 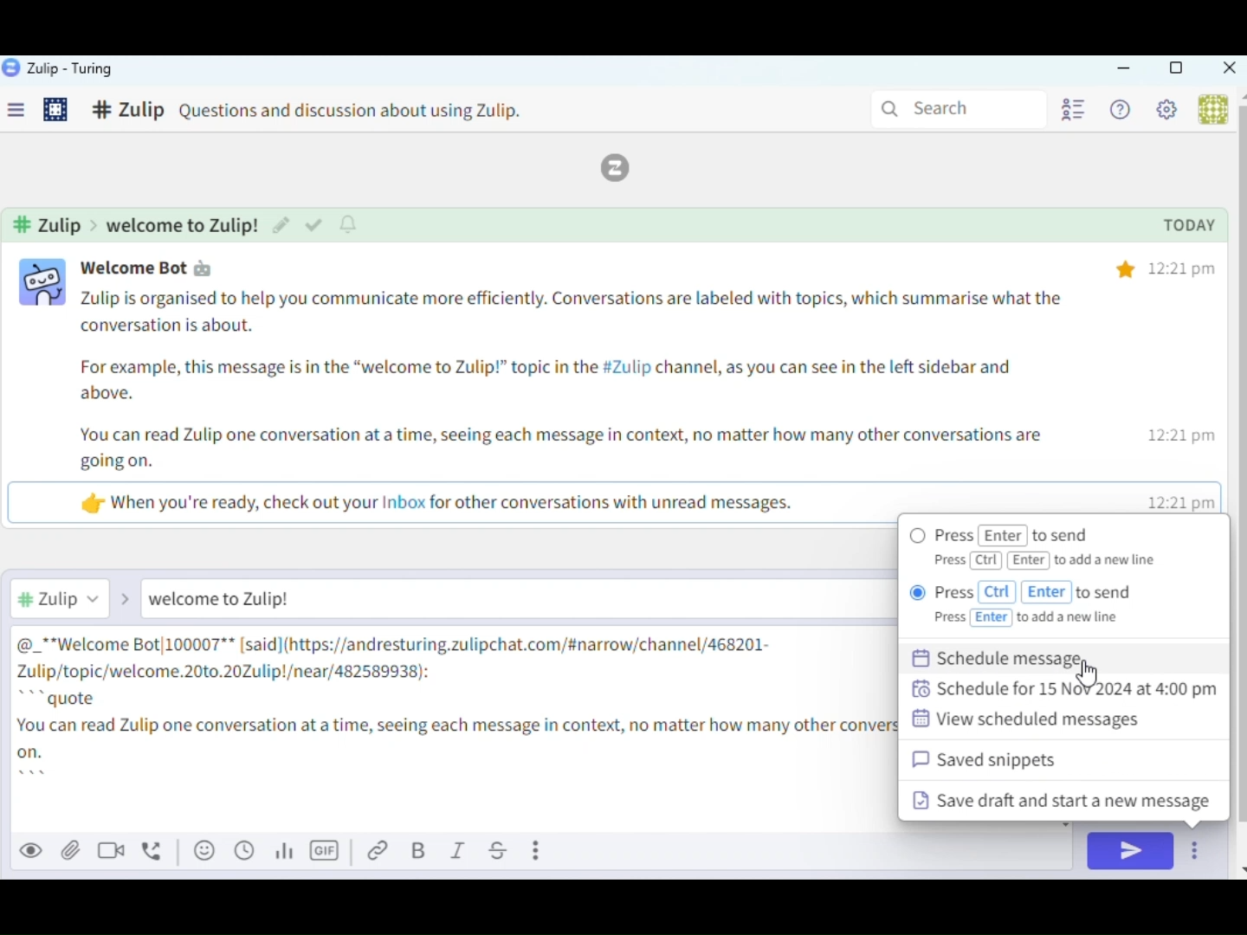 What do you see at coordinates (625, 168) in the screenshot?
I see `Zulip` at bounding box center [625, 168].